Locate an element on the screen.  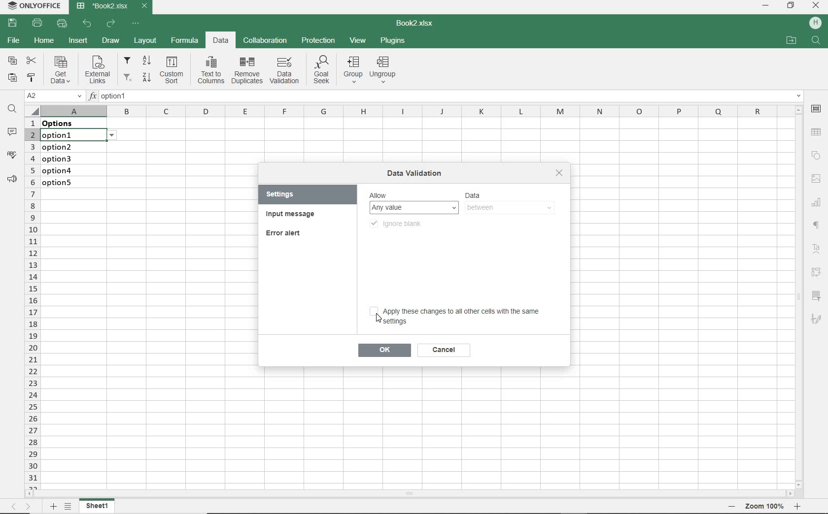
PRINT is located at coordinates (36, 24).